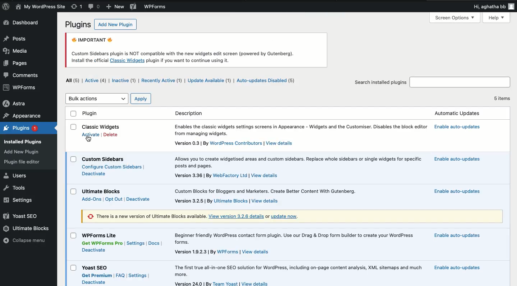 The height and width of the screenshot is (286, 517). What do you see at coordinates (256, 252) in the screenshot?
I see `view details` at bounding box center [256, 252].